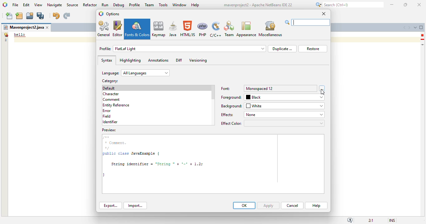  I want to click on view, so click(38, 5).